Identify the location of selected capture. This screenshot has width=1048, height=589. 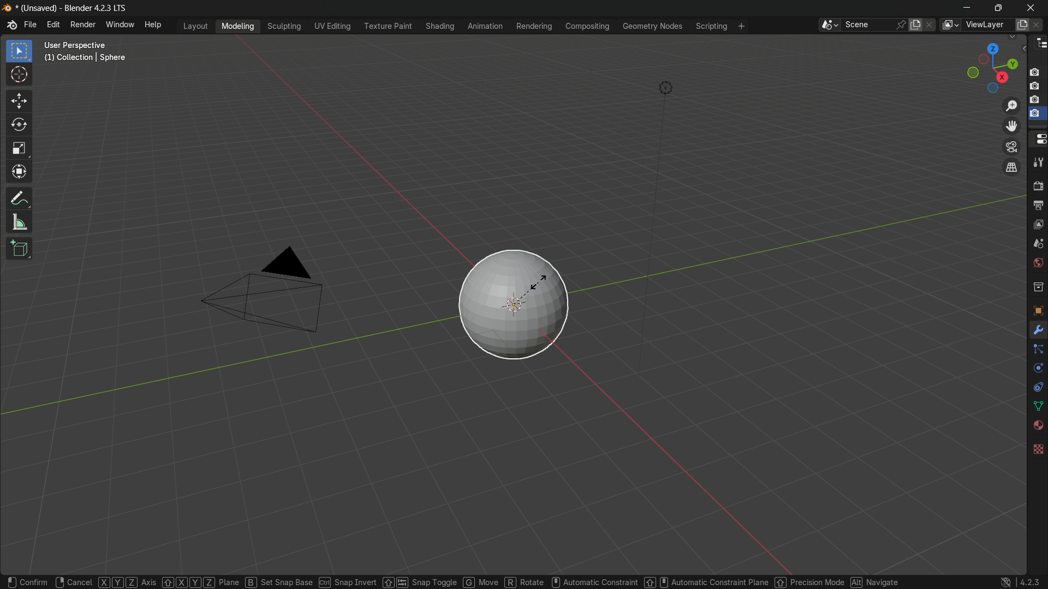
(1036, 116).